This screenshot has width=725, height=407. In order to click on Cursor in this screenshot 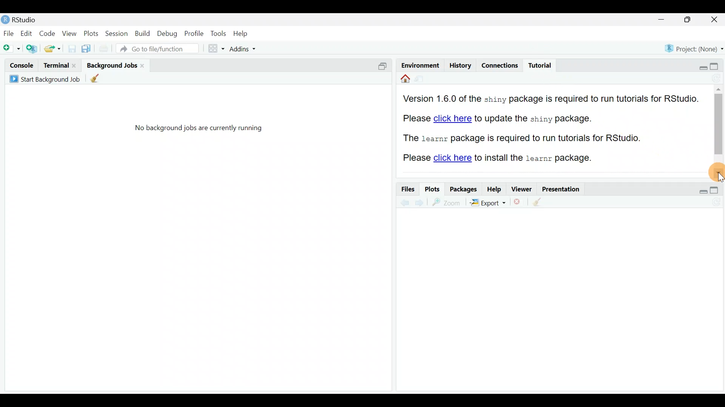, I will do `click(716, 168)`.